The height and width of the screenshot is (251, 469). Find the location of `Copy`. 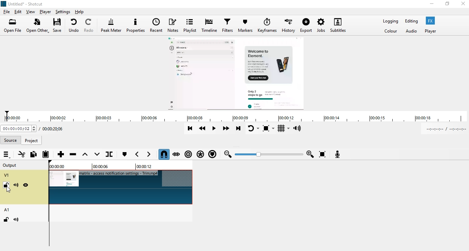

Copy is located at coordinates (33, 155).